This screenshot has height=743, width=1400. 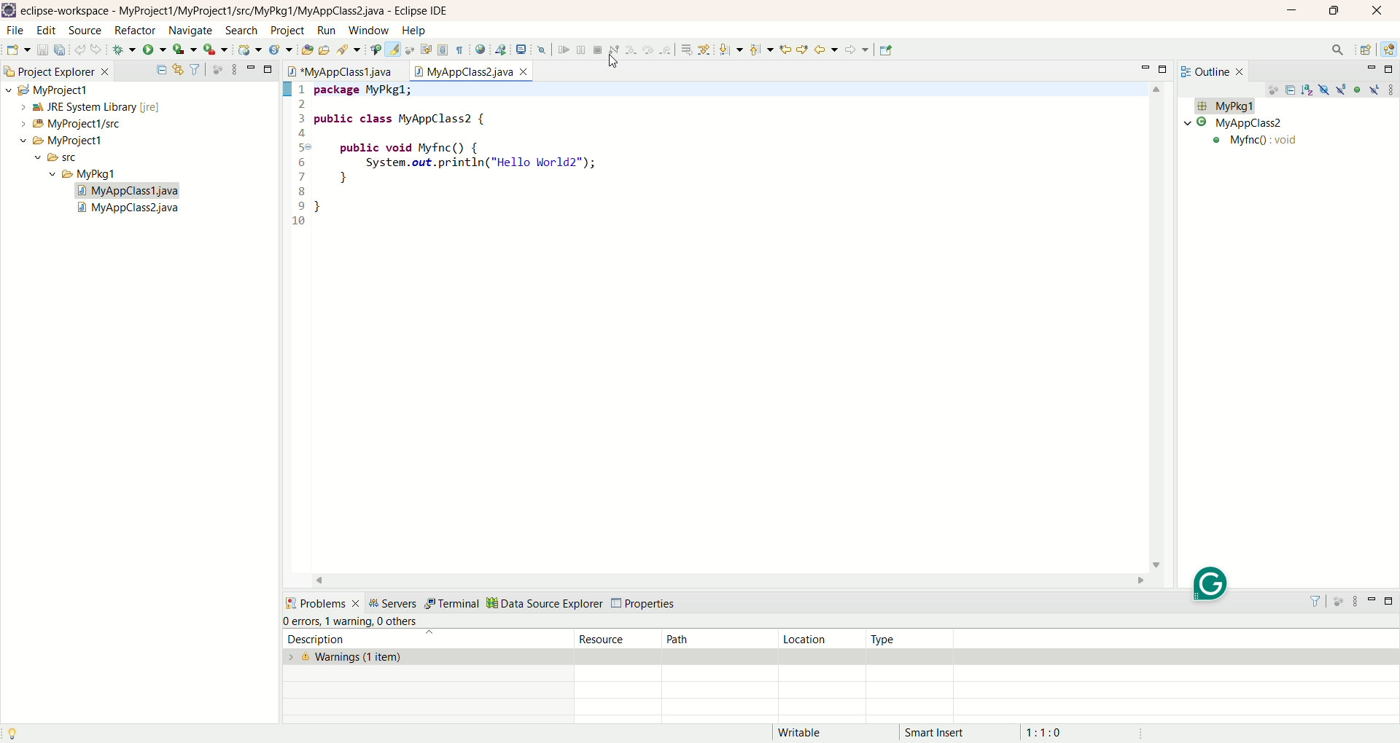 What do you see at coordinates (704, 50) in the screenshot?
I see `use step filters` at bounding box center [704, 50].